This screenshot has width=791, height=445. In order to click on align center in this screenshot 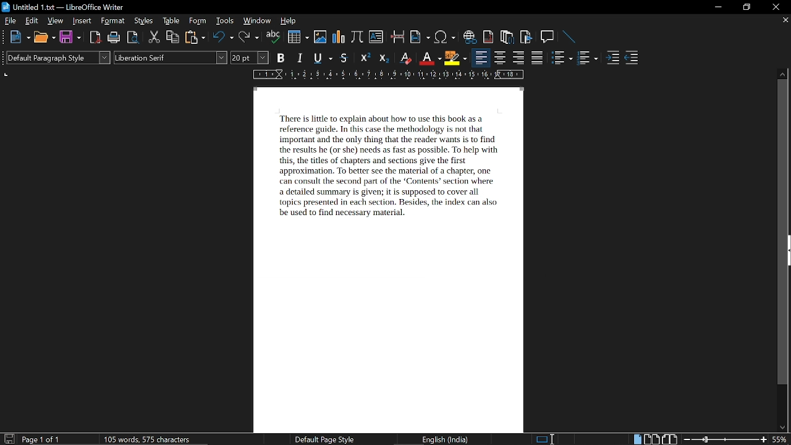, I will do `click(500, 58)`.